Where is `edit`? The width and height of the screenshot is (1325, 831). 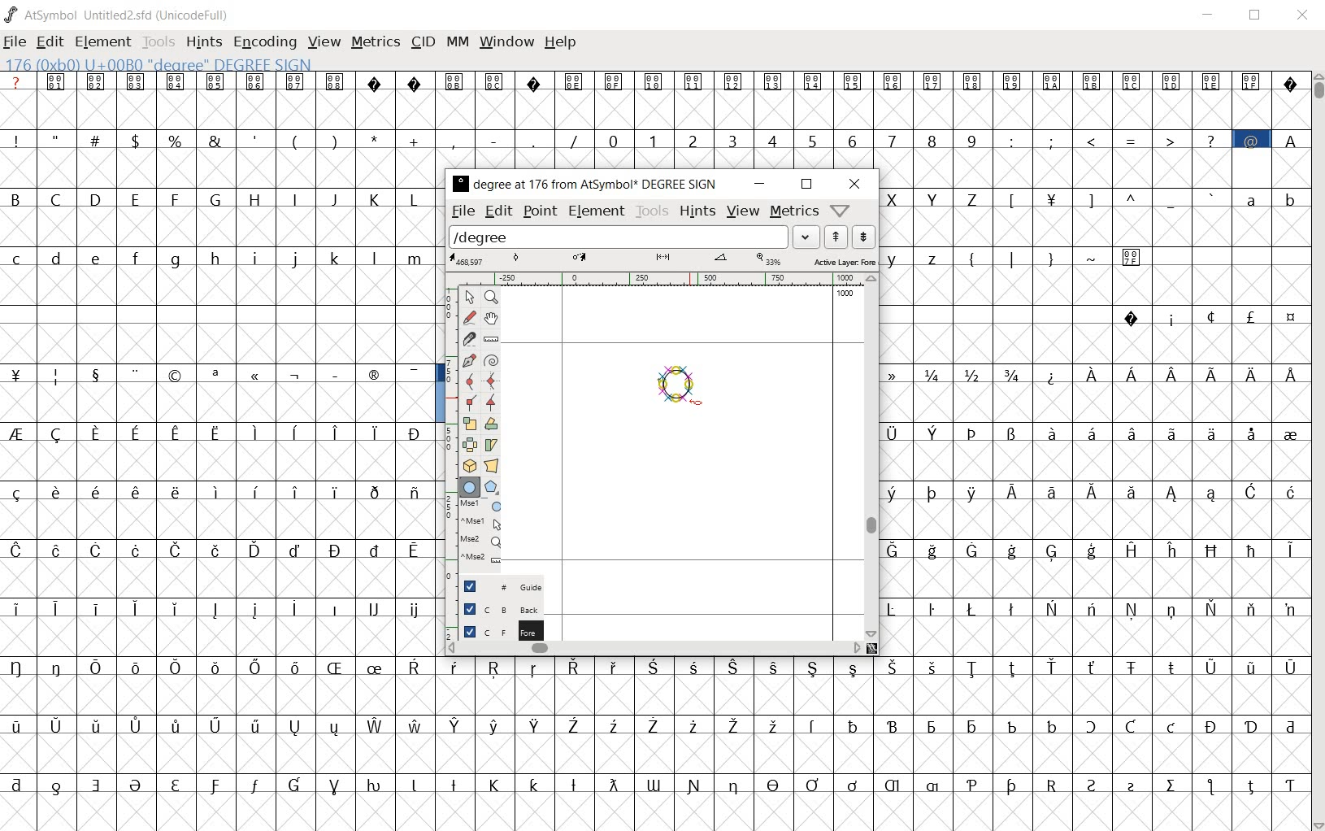
edit is located at coordinates (48, 43).